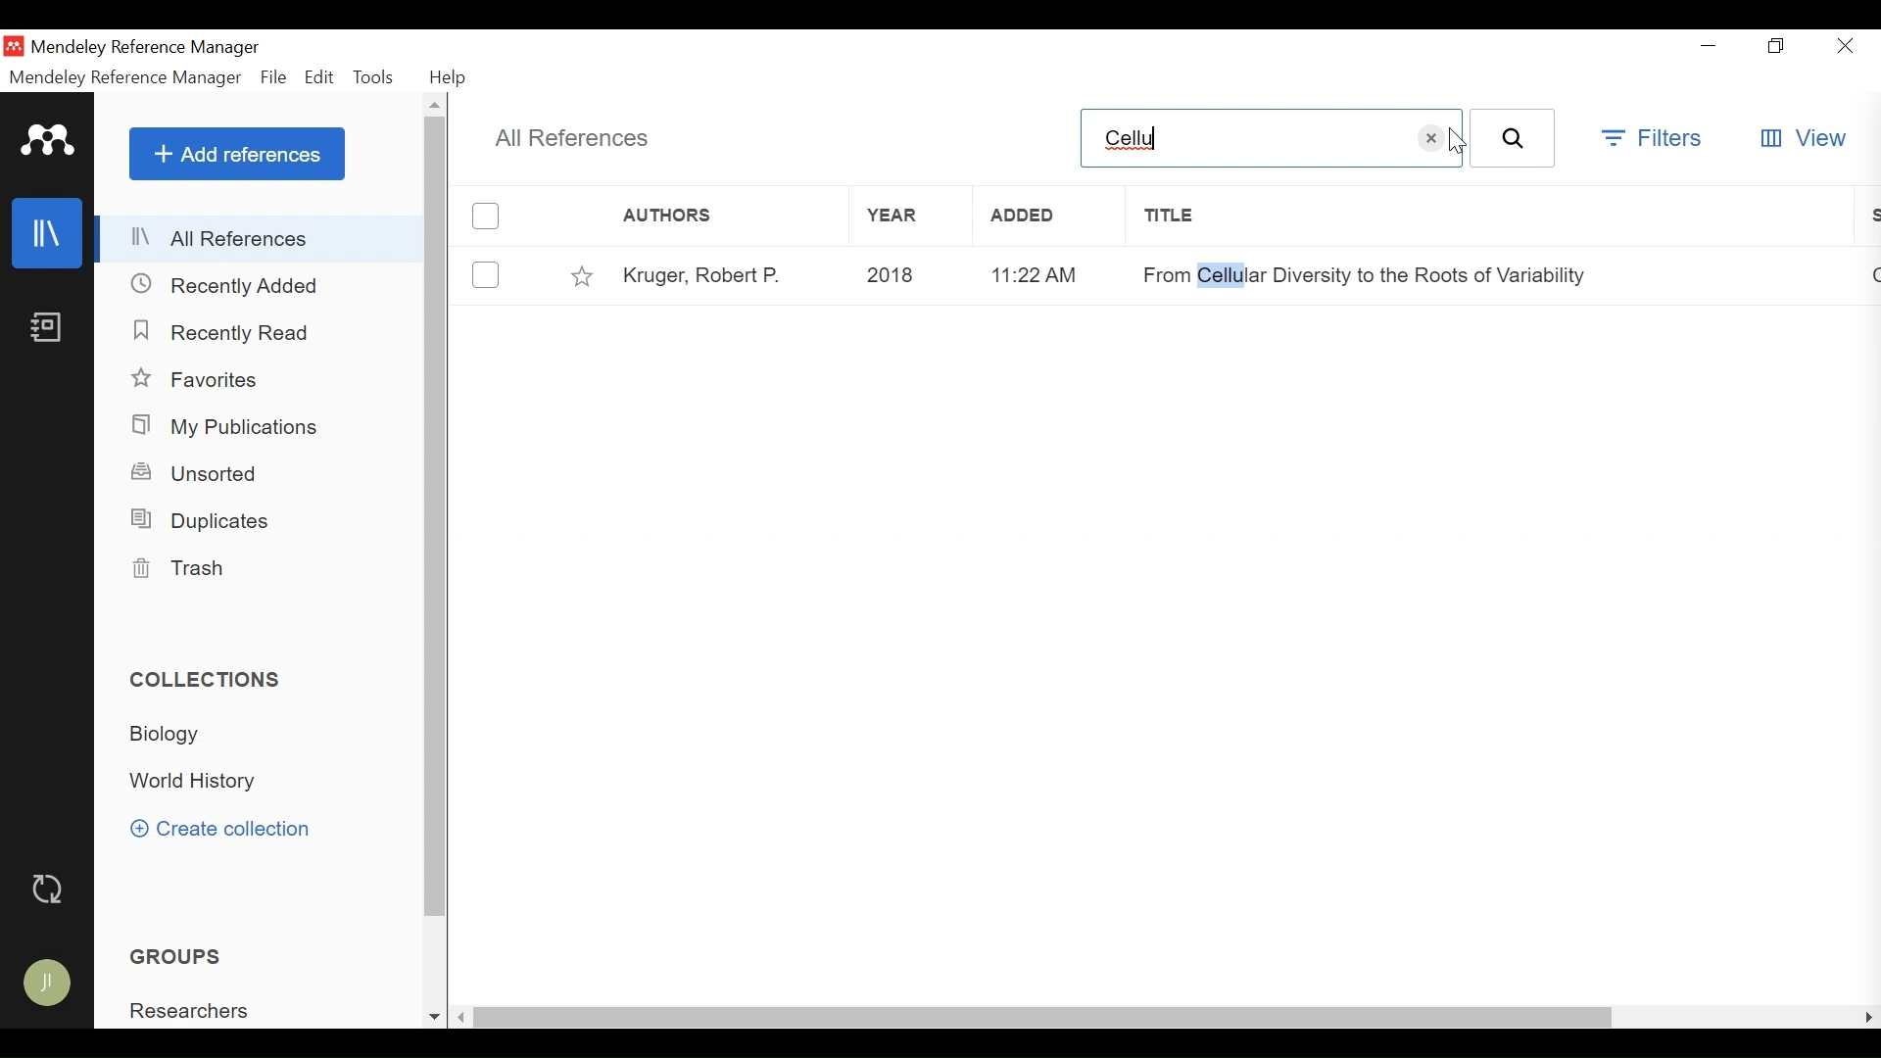  I want to click on Kruger, Robert P., so click(724, 273).